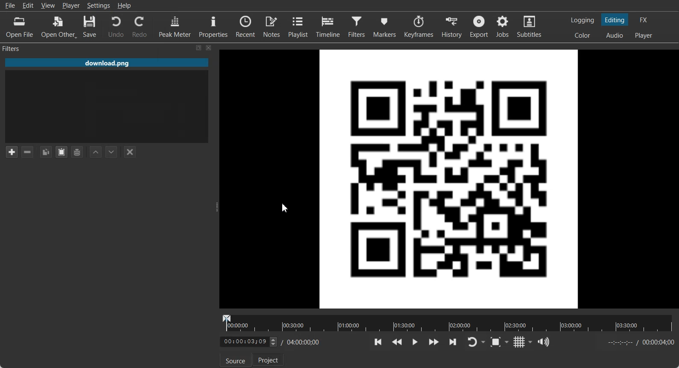 The width and height of the screenshot is (679, 368). What do you see at coordinates (446, 323) in the screenshot?
I see `Video slider` at bounding box center [446, 323].